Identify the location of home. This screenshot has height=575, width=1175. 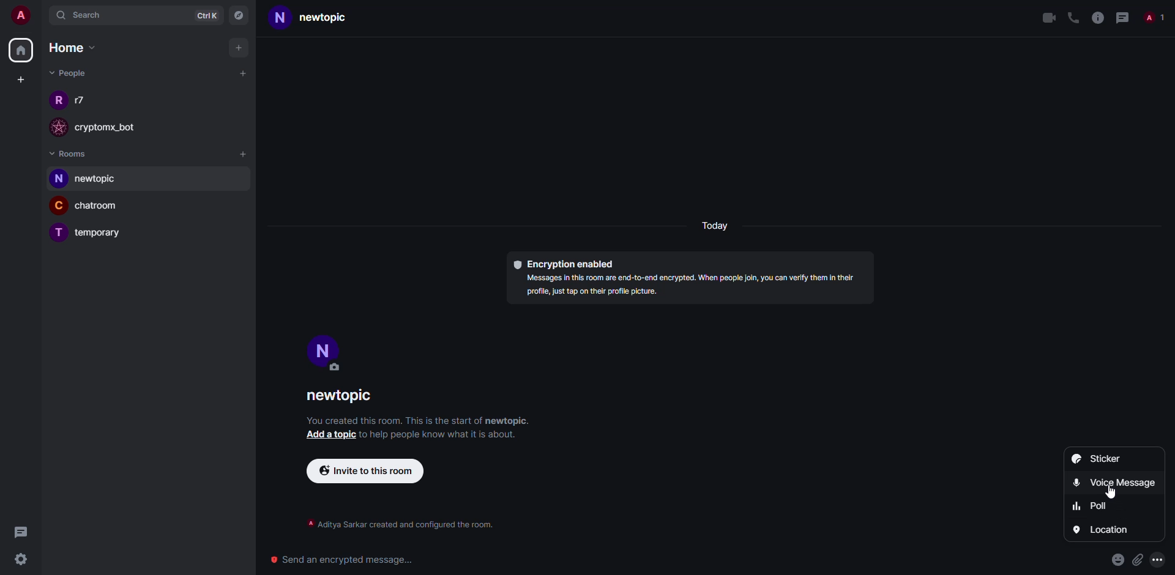
(76, 47).